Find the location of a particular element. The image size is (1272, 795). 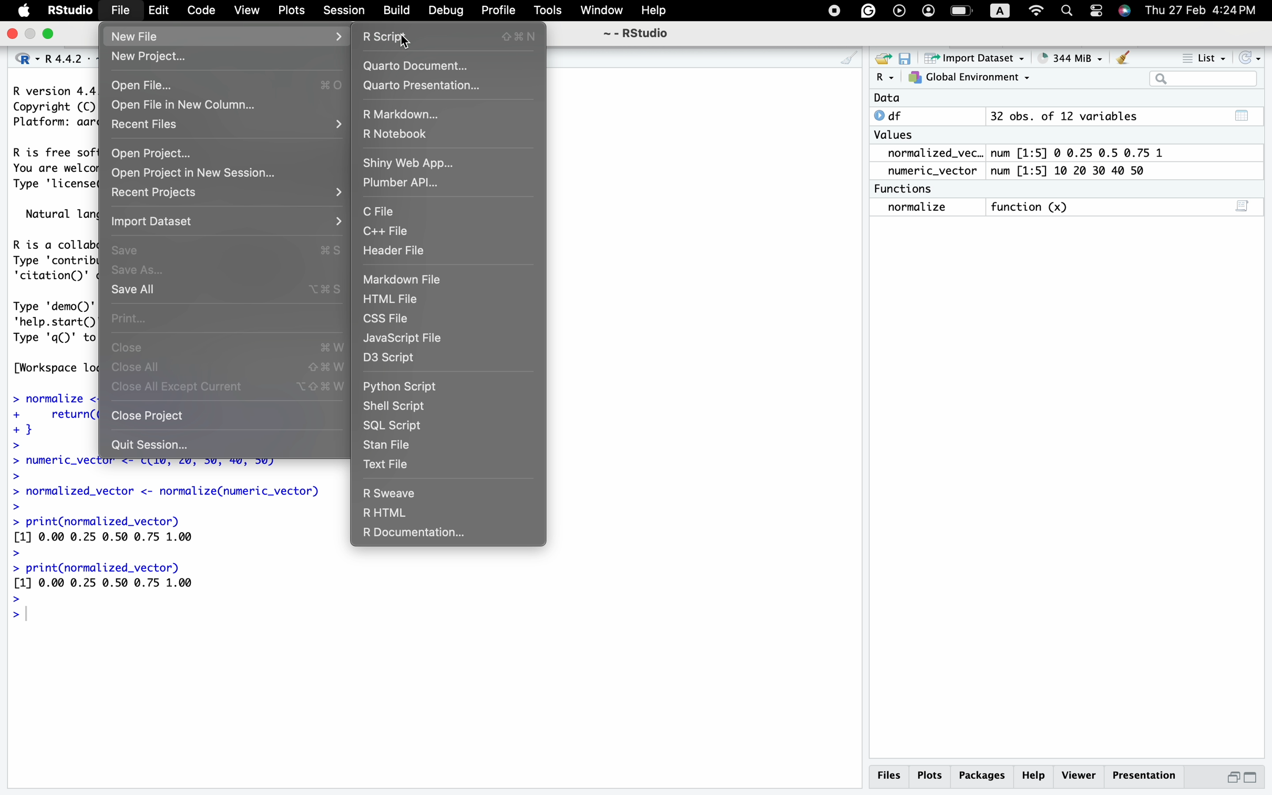

wifi is located at coordinates (1037, 9).